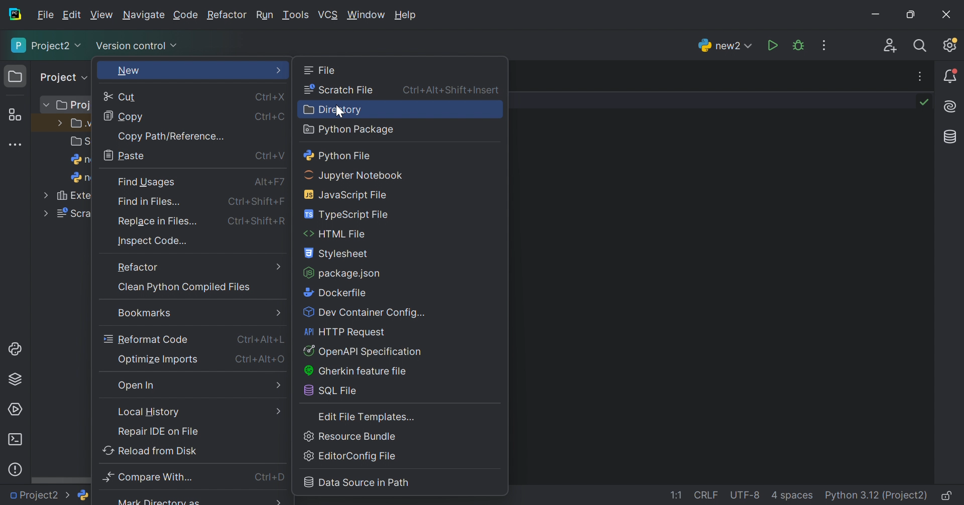  What do you see at coordinates (340, 90) in the screenshot?
I see `Scratch file` at bounding box center [340, 90].